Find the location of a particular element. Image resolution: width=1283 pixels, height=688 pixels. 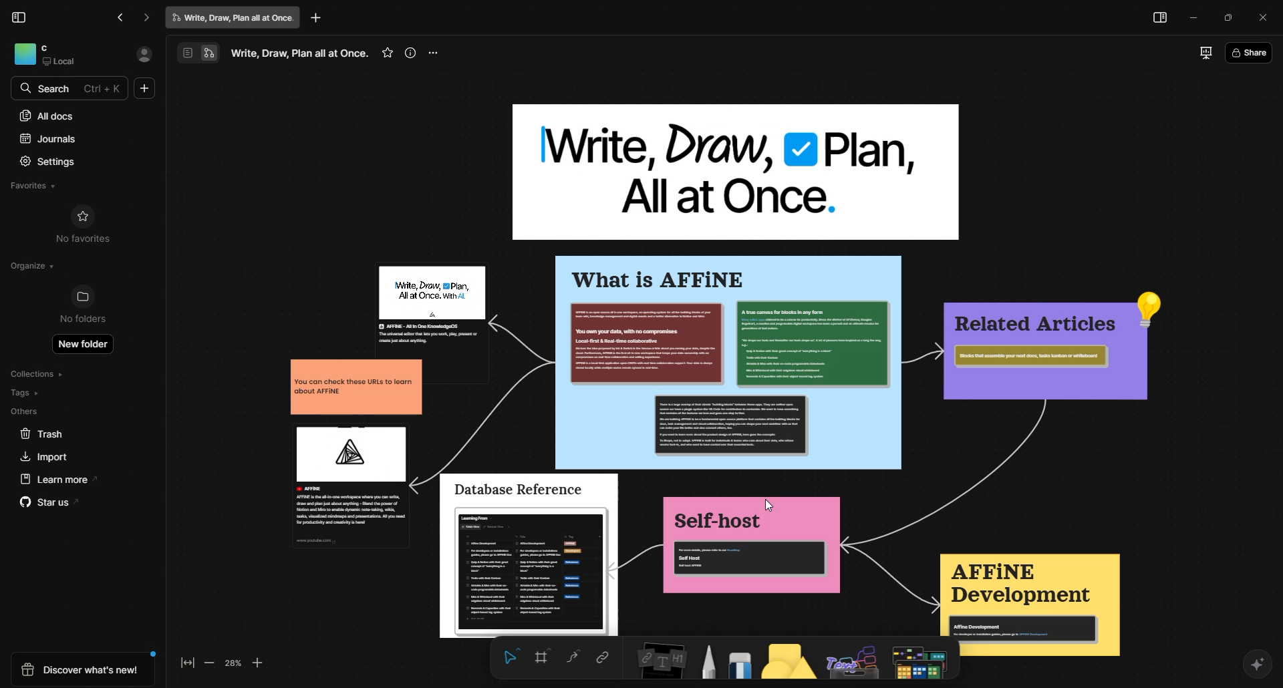

organize is located at coordinates (29, 266).